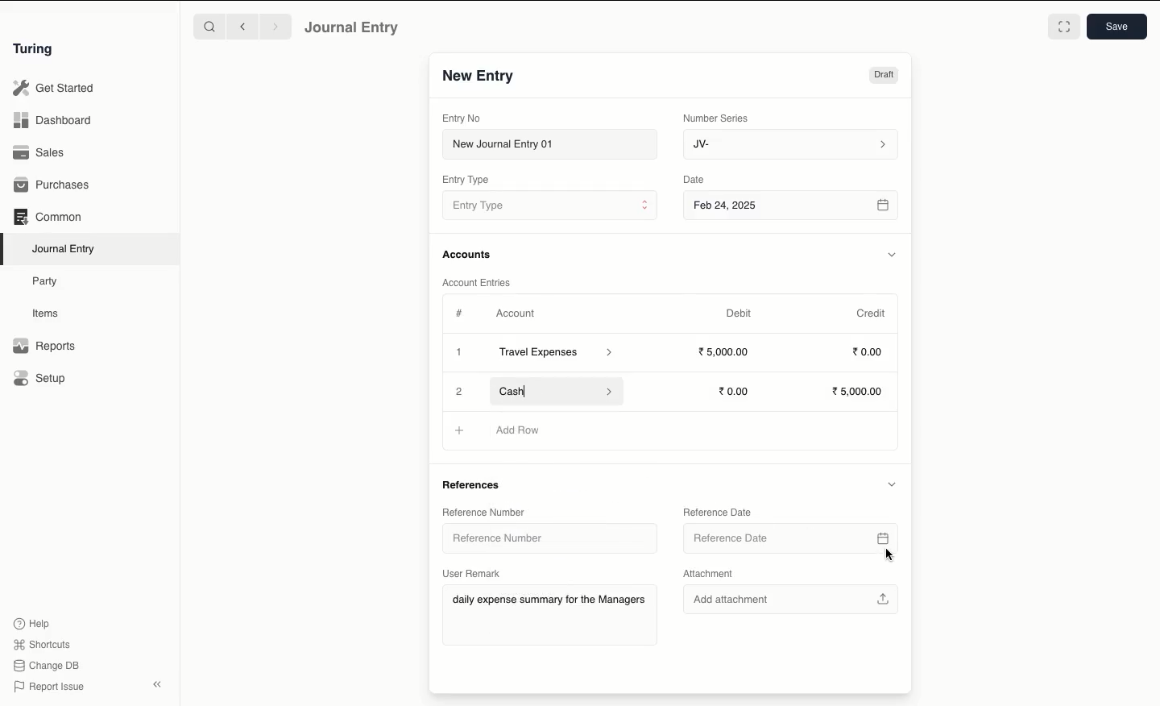 The width and height of the screenshot is (1160, 706). I want to click on Save, so click(1117, 27).